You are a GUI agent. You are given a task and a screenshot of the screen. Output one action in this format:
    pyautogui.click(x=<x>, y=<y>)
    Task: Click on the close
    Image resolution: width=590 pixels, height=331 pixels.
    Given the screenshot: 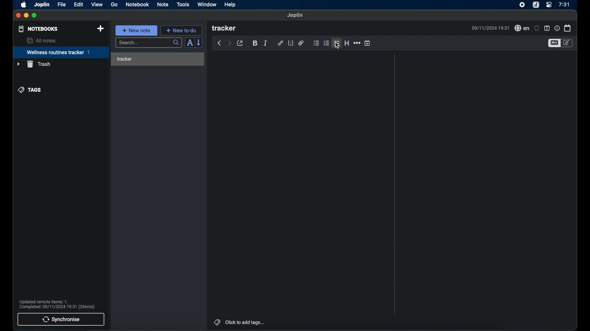 What is the action you would take?
    pyautogui.click(x=18, y=16)
    